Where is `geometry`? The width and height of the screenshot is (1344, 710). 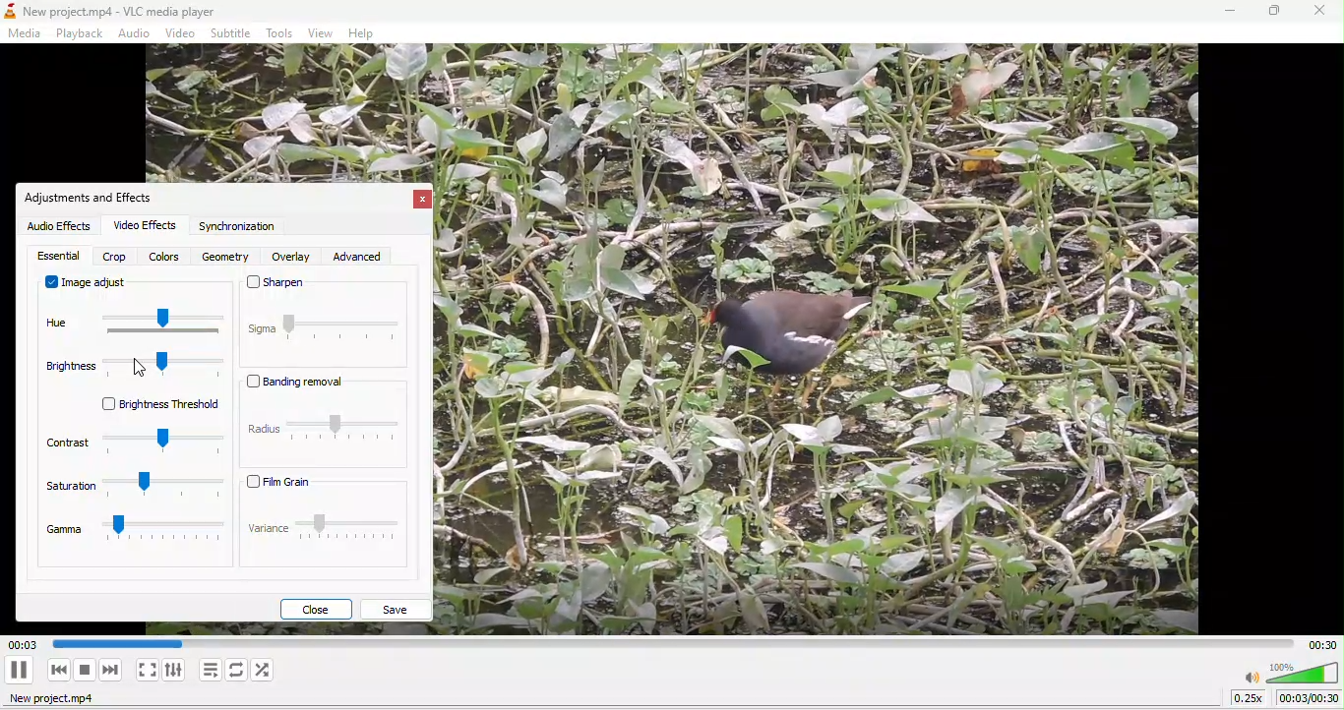
geometry is located at coordinates (222, 258).